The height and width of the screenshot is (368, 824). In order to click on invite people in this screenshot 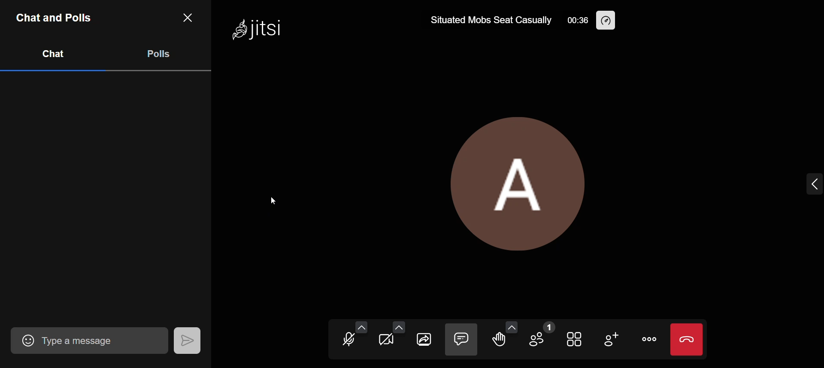, I will do `click(609, 337)`.